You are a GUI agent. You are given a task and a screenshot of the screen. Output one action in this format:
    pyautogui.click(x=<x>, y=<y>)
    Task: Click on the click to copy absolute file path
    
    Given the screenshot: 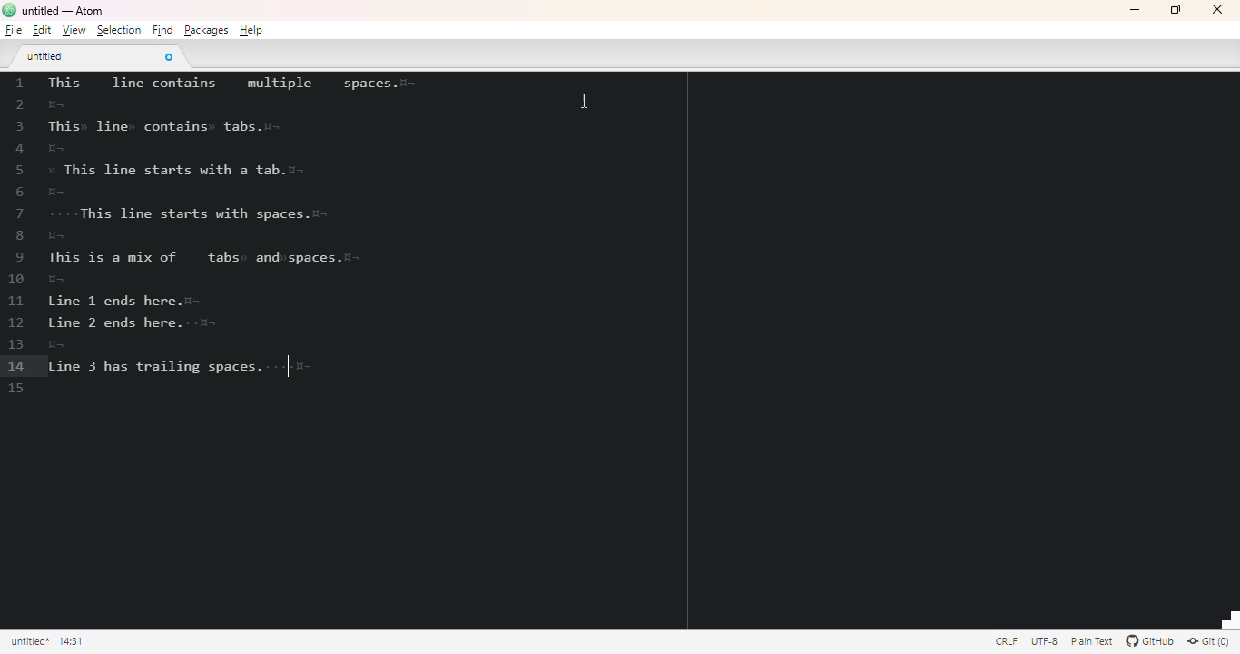 What is the action you would take?
    pyautogui.click(x=29, y=641)
    